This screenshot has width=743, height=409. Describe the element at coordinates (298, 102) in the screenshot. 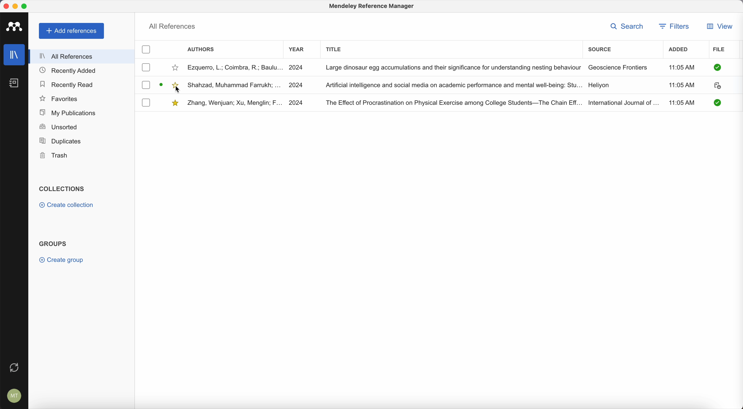

I see `2024` at that location.